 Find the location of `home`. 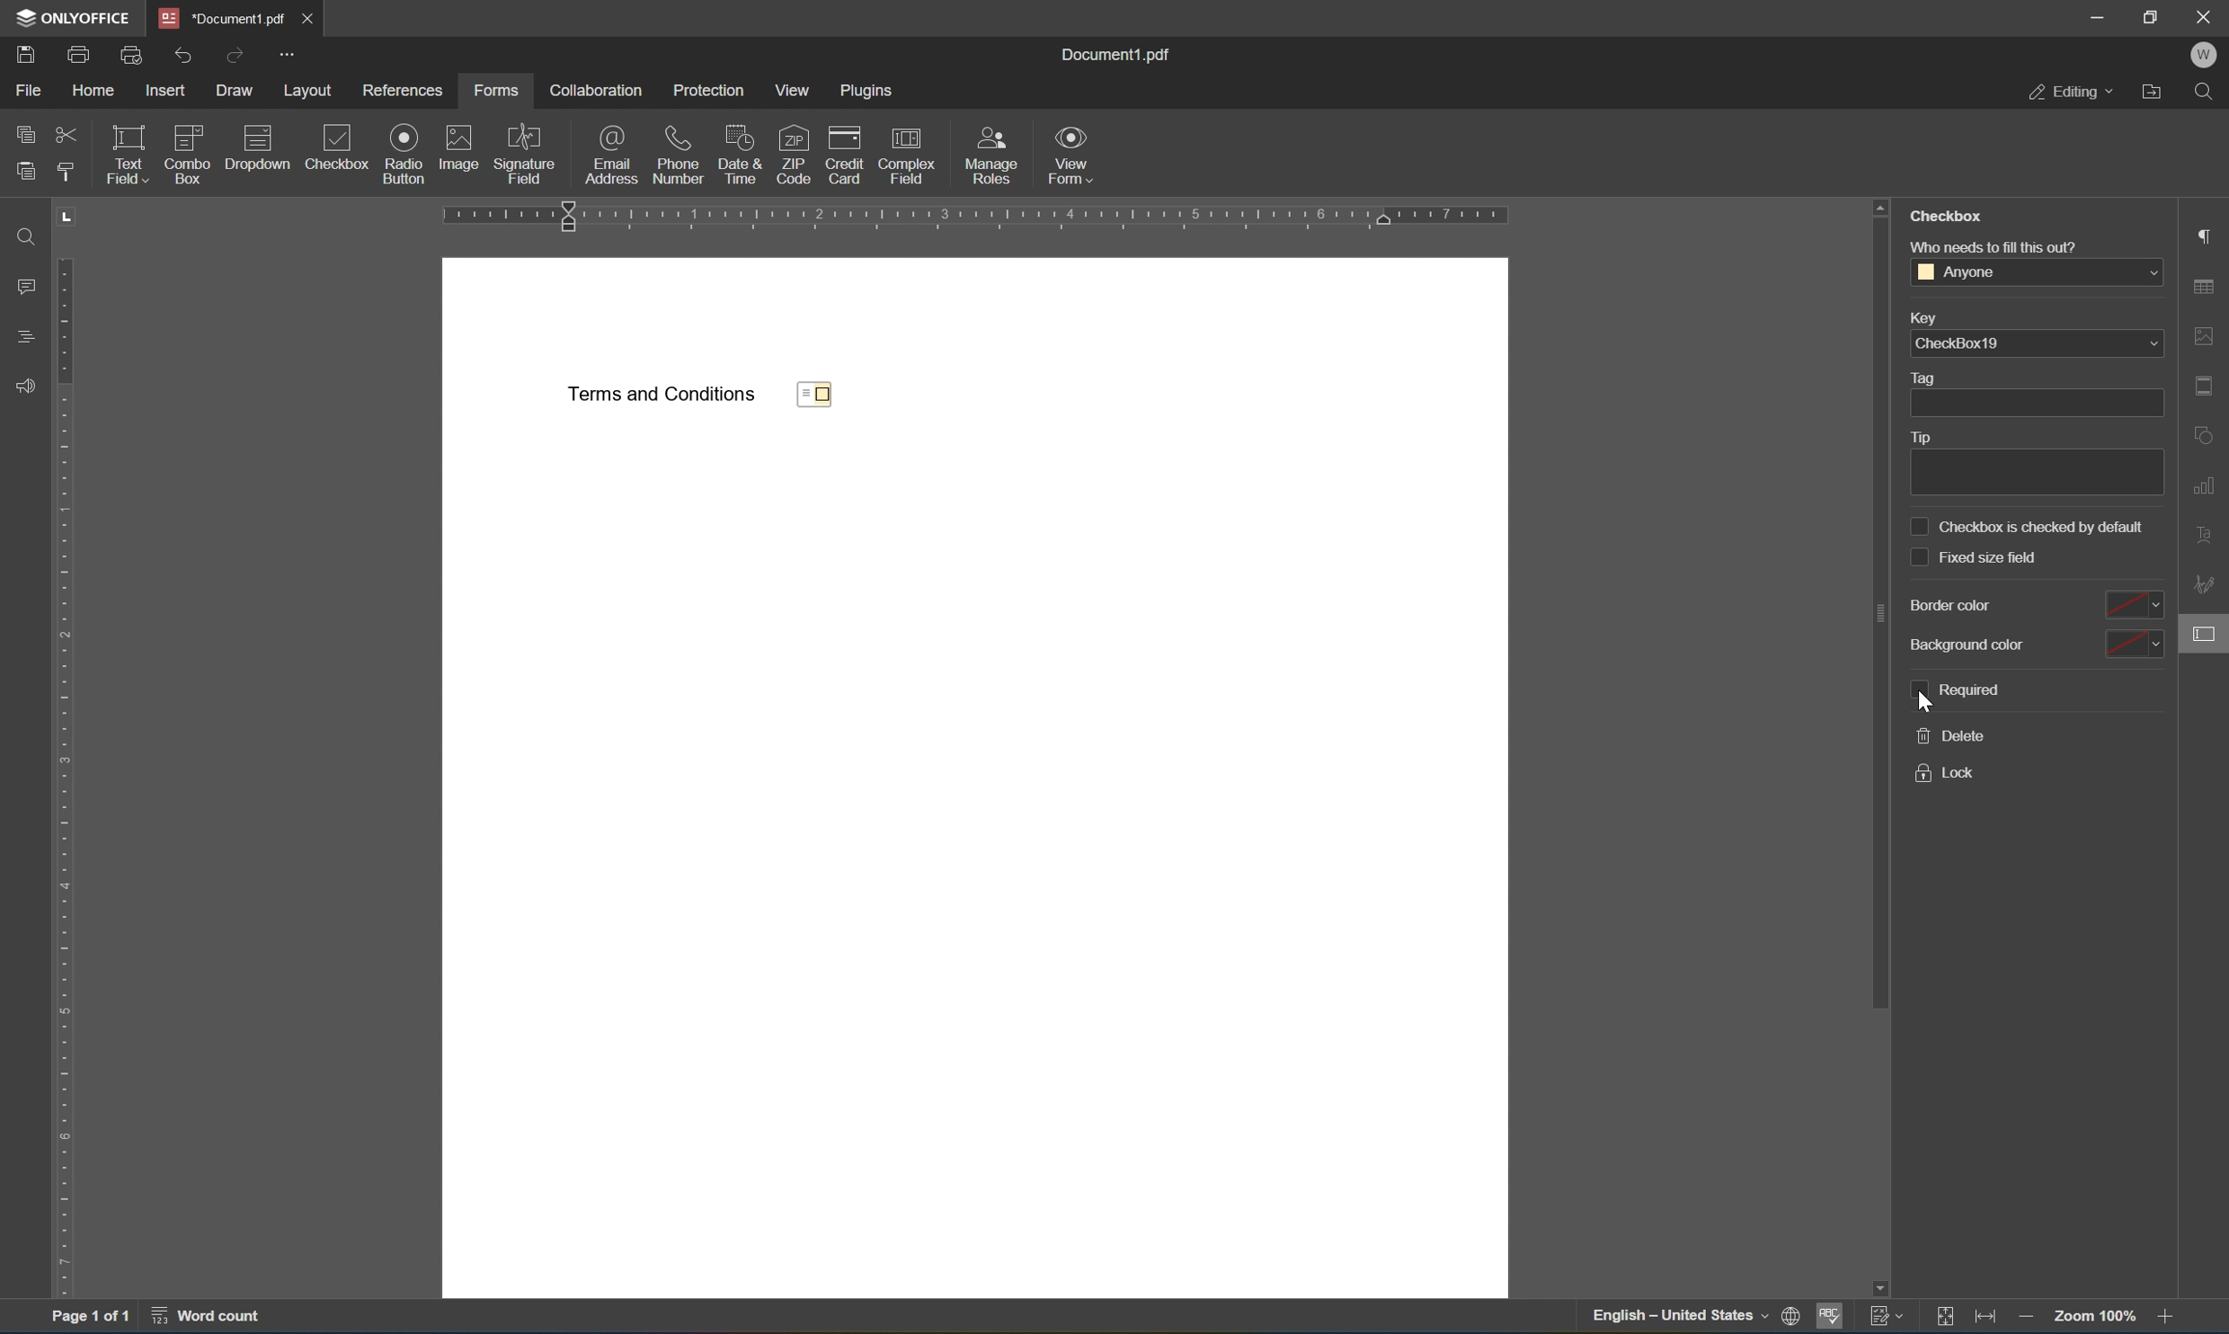

home is located at coordinates (93, 89).